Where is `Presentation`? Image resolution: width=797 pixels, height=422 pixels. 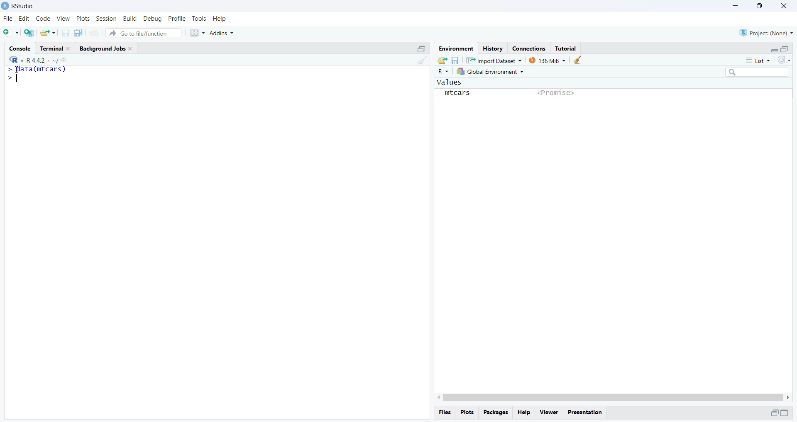
Presentation is located at coordinates (587, 412).